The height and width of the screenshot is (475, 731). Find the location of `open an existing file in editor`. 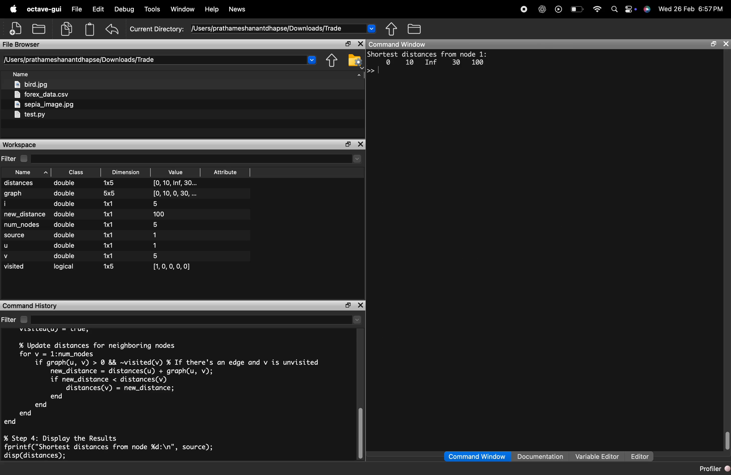

open an existing file in editor is located at coordinates (40, 28).